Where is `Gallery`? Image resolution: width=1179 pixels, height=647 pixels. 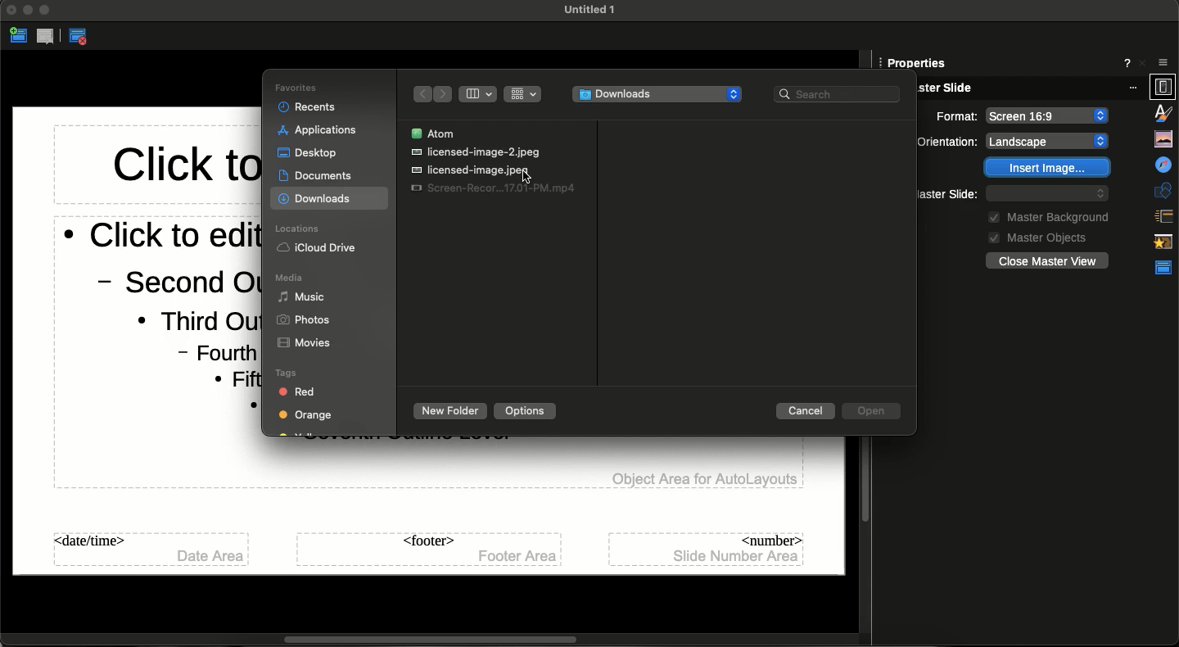 Gallery is located at coordinates (1163, 111).